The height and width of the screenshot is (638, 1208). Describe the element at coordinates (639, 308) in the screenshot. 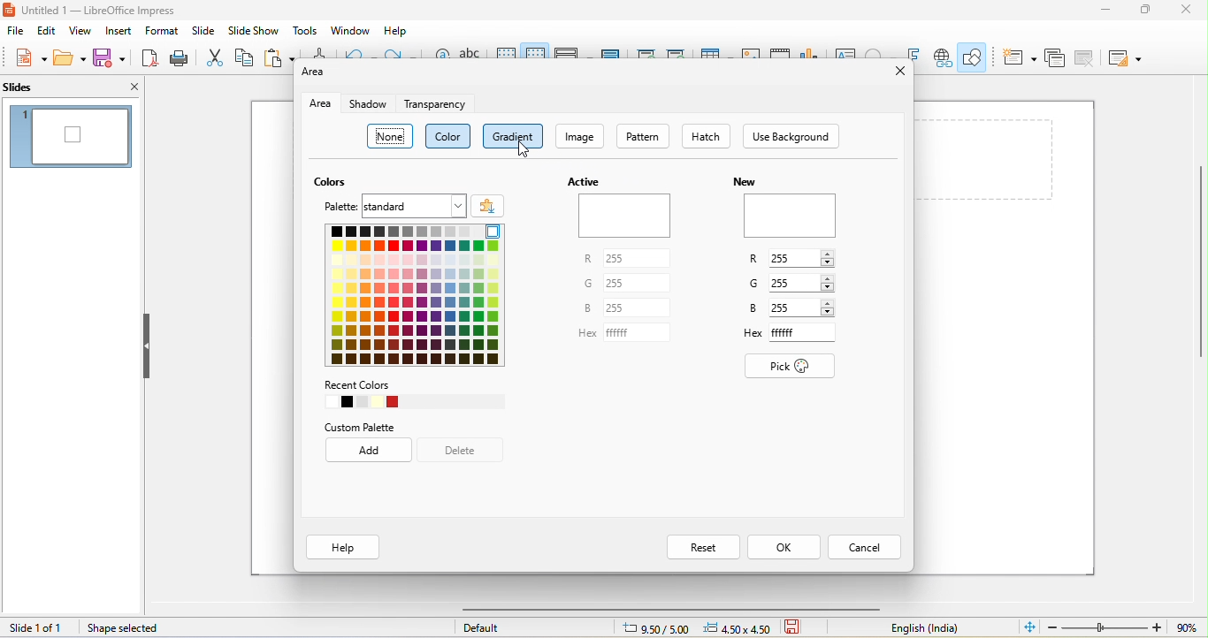

I see `255` at that location.